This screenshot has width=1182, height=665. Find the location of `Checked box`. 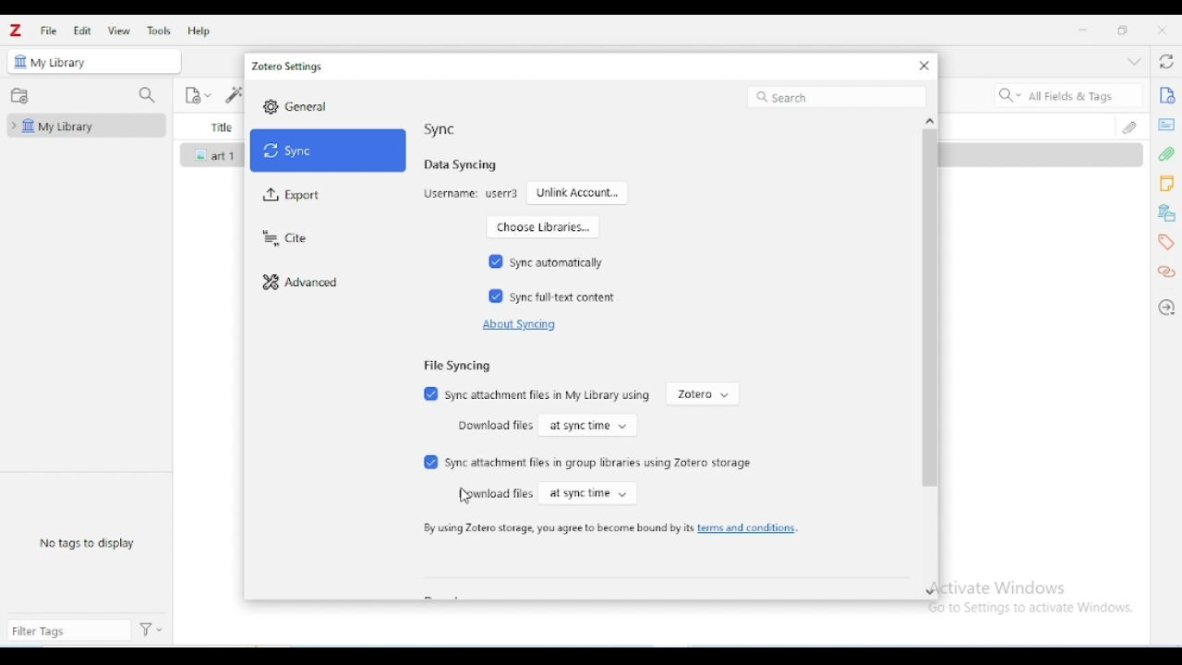

Checked box is located at coordinates (497, 260).